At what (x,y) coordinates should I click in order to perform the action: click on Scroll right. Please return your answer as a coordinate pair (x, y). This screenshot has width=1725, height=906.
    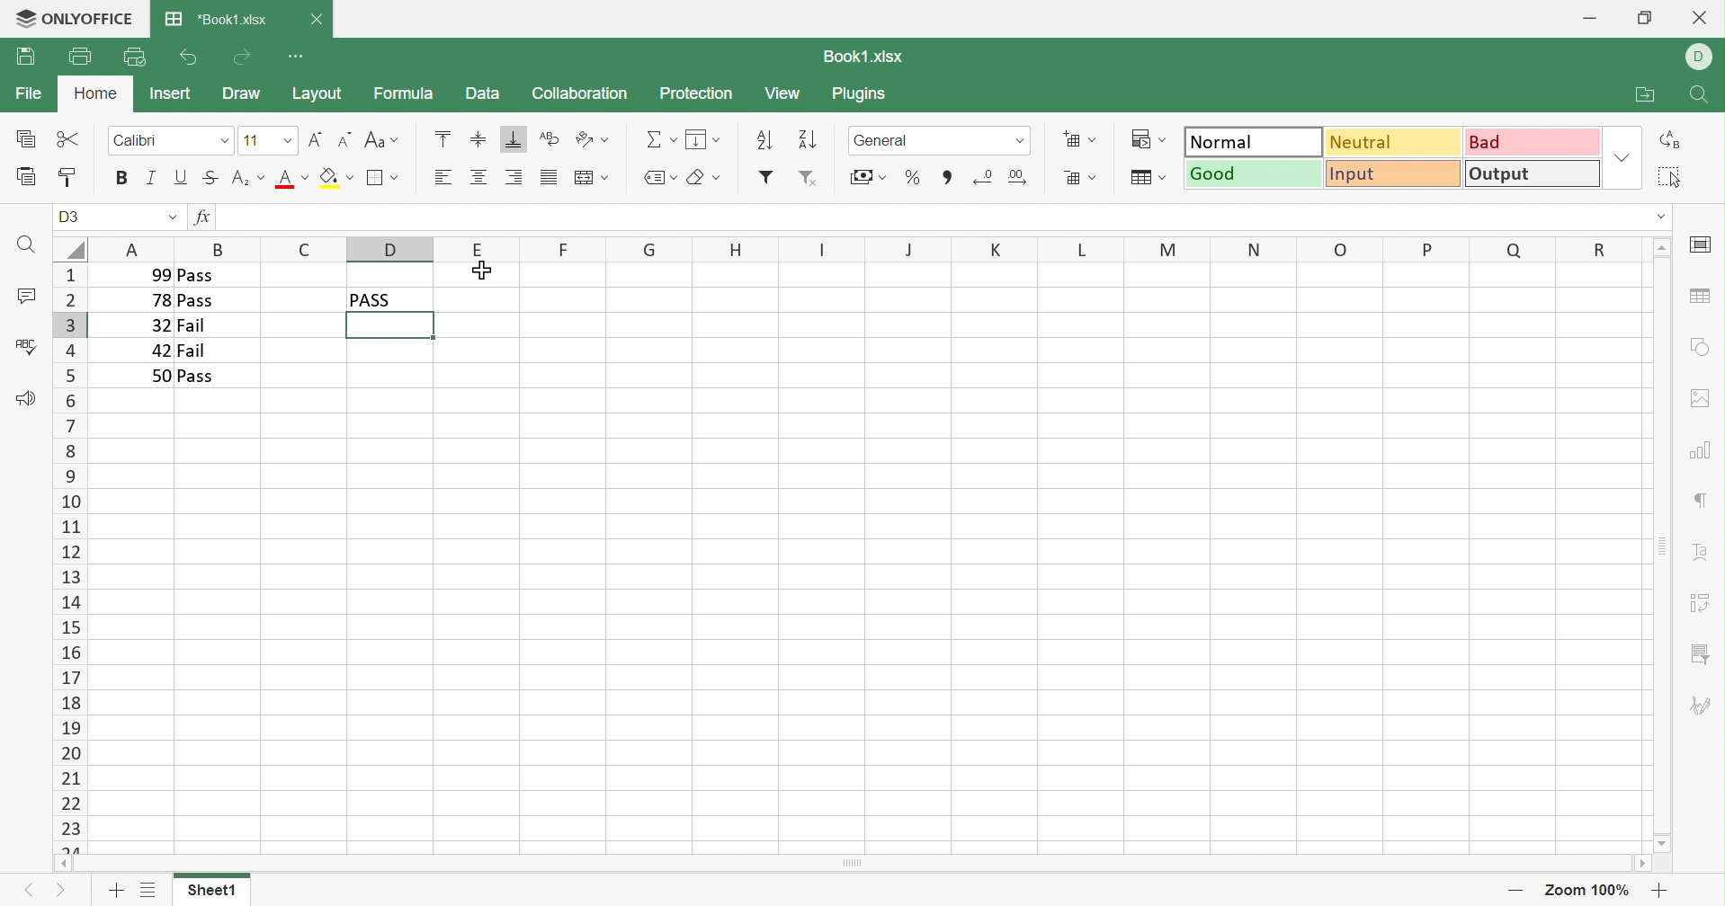
    Looking at the image, I should click on (1642, 866).